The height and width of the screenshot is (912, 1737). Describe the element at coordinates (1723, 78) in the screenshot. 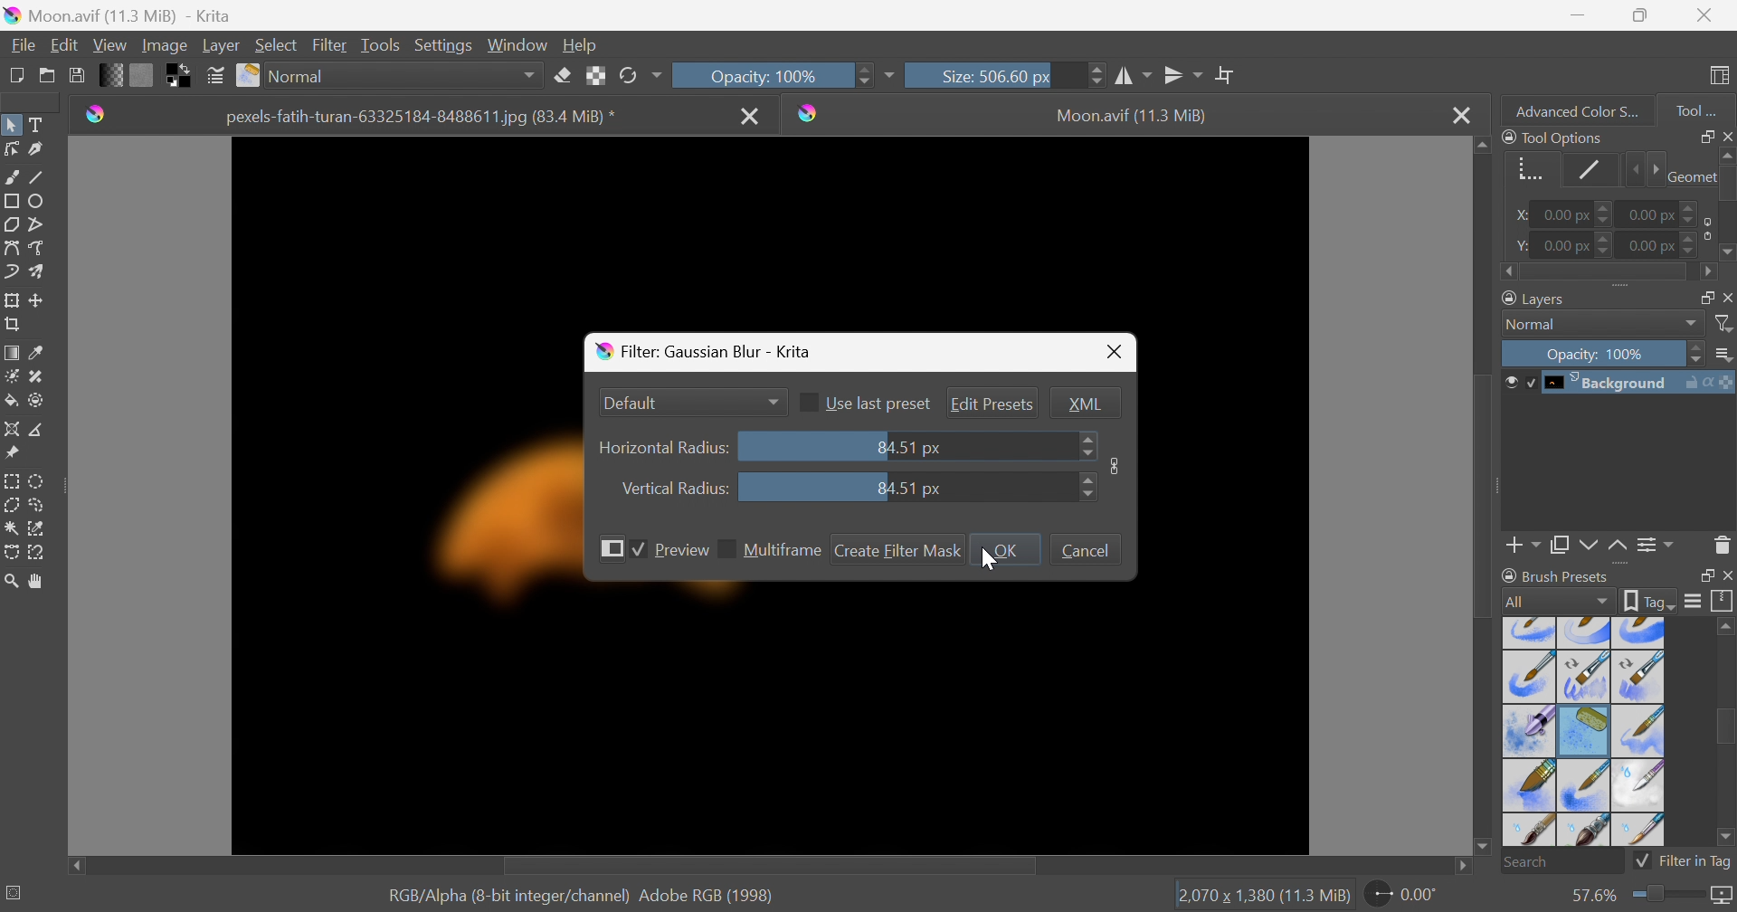

I see `Choose workspace` at that location.